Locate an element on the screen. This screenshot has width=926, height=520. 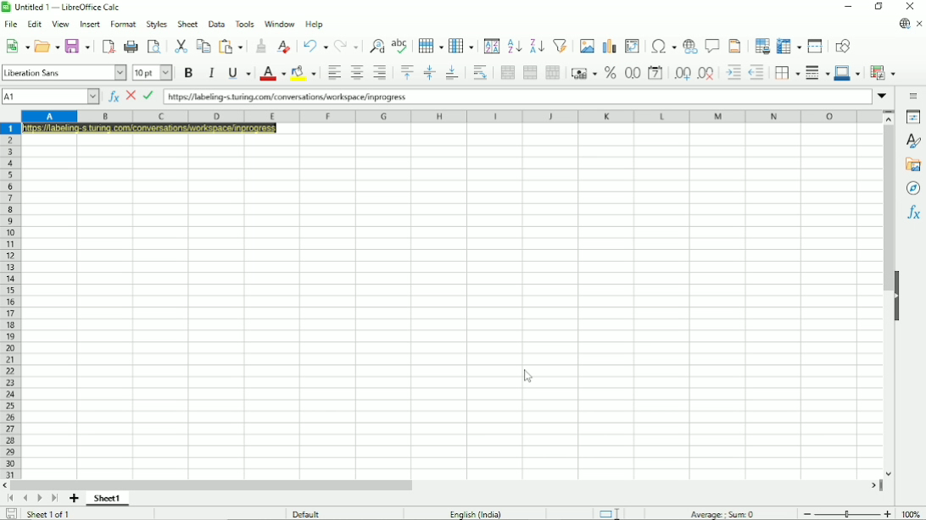
Font size is located at coordinates (153, 72).